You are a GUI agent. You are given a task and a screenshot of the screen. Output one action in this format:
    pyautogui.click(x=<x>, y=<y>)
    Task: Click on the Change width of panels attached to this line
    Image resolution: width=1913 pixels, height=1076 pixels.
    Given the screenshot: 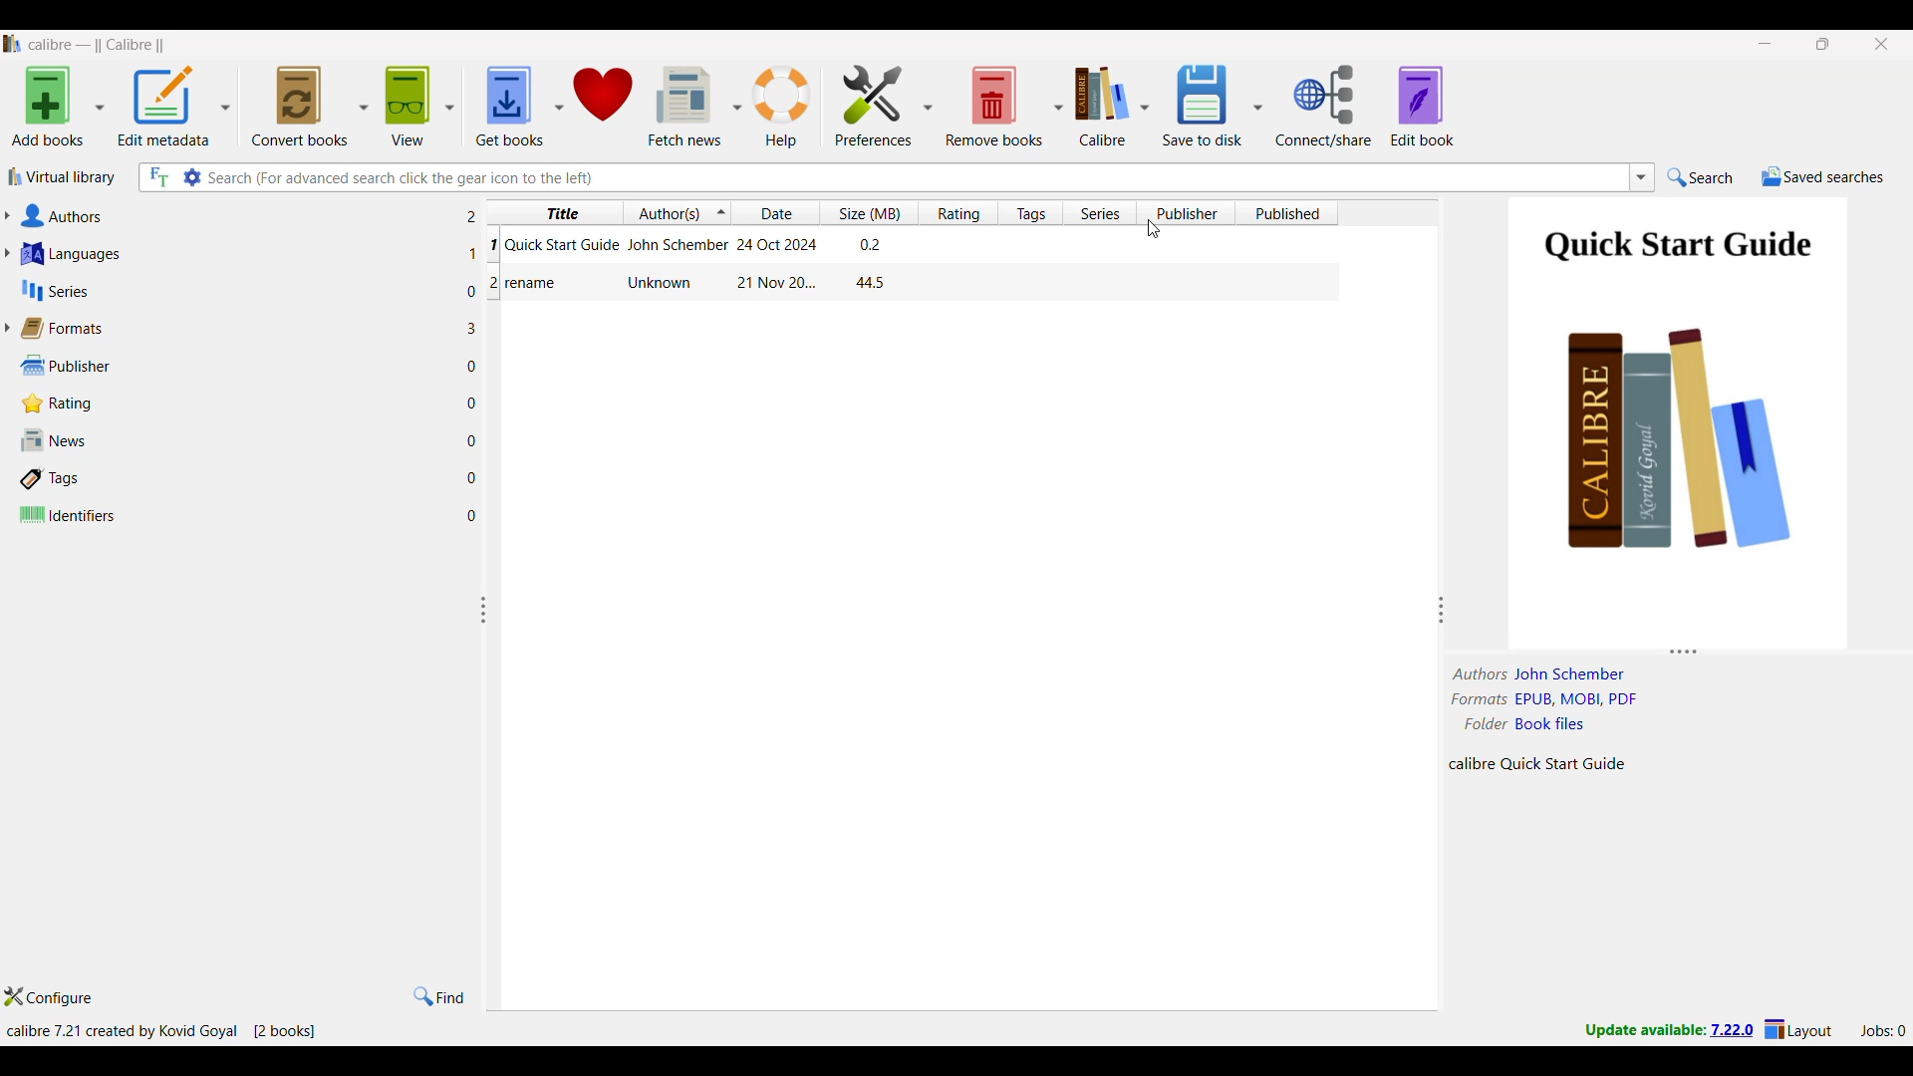 What is the action you would take?
    pyautogui.click(x=490, y=704)
    